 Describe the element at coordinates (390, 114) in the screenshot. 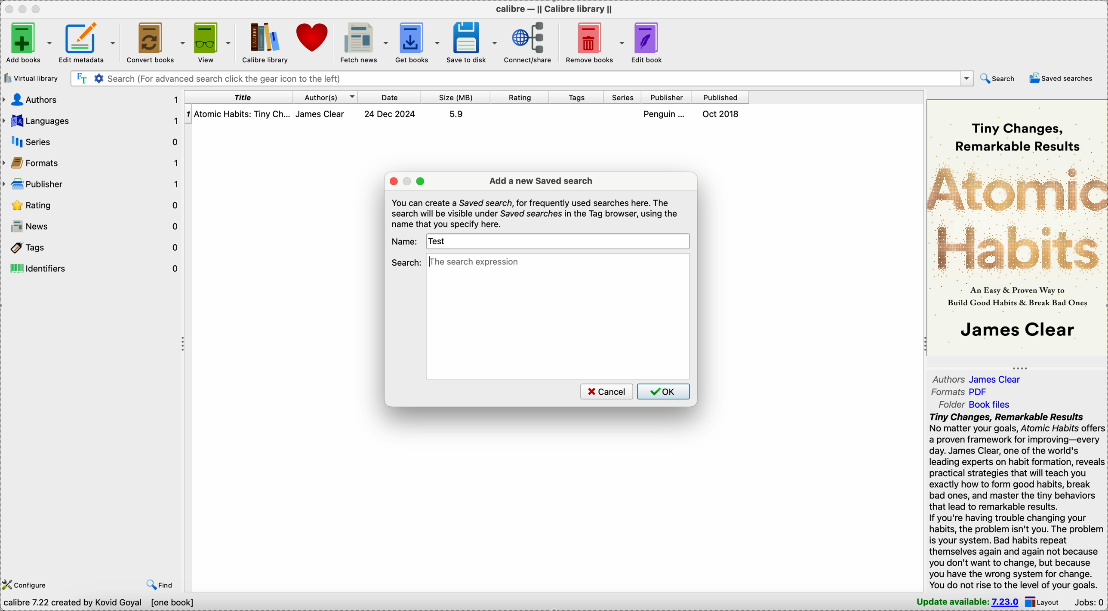

I see `24 Dec 2024` at that location.